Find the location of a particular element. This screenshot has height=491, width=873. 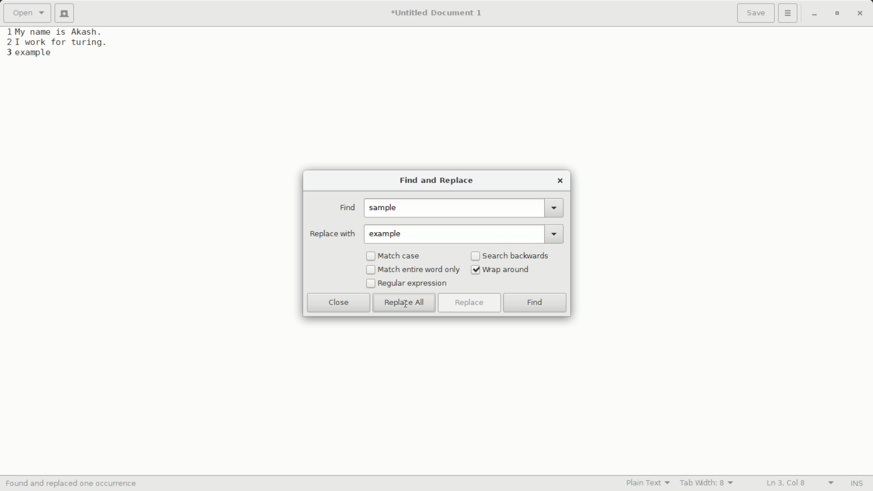

INS is located at coordinates (856, 484).